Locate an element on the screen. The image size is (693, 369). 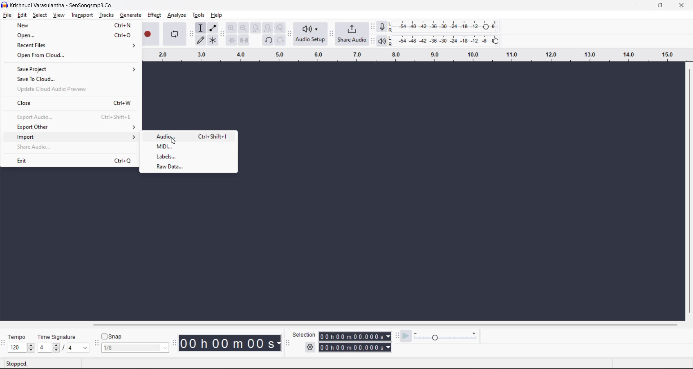
share audio is located at coordinates (75, 148).